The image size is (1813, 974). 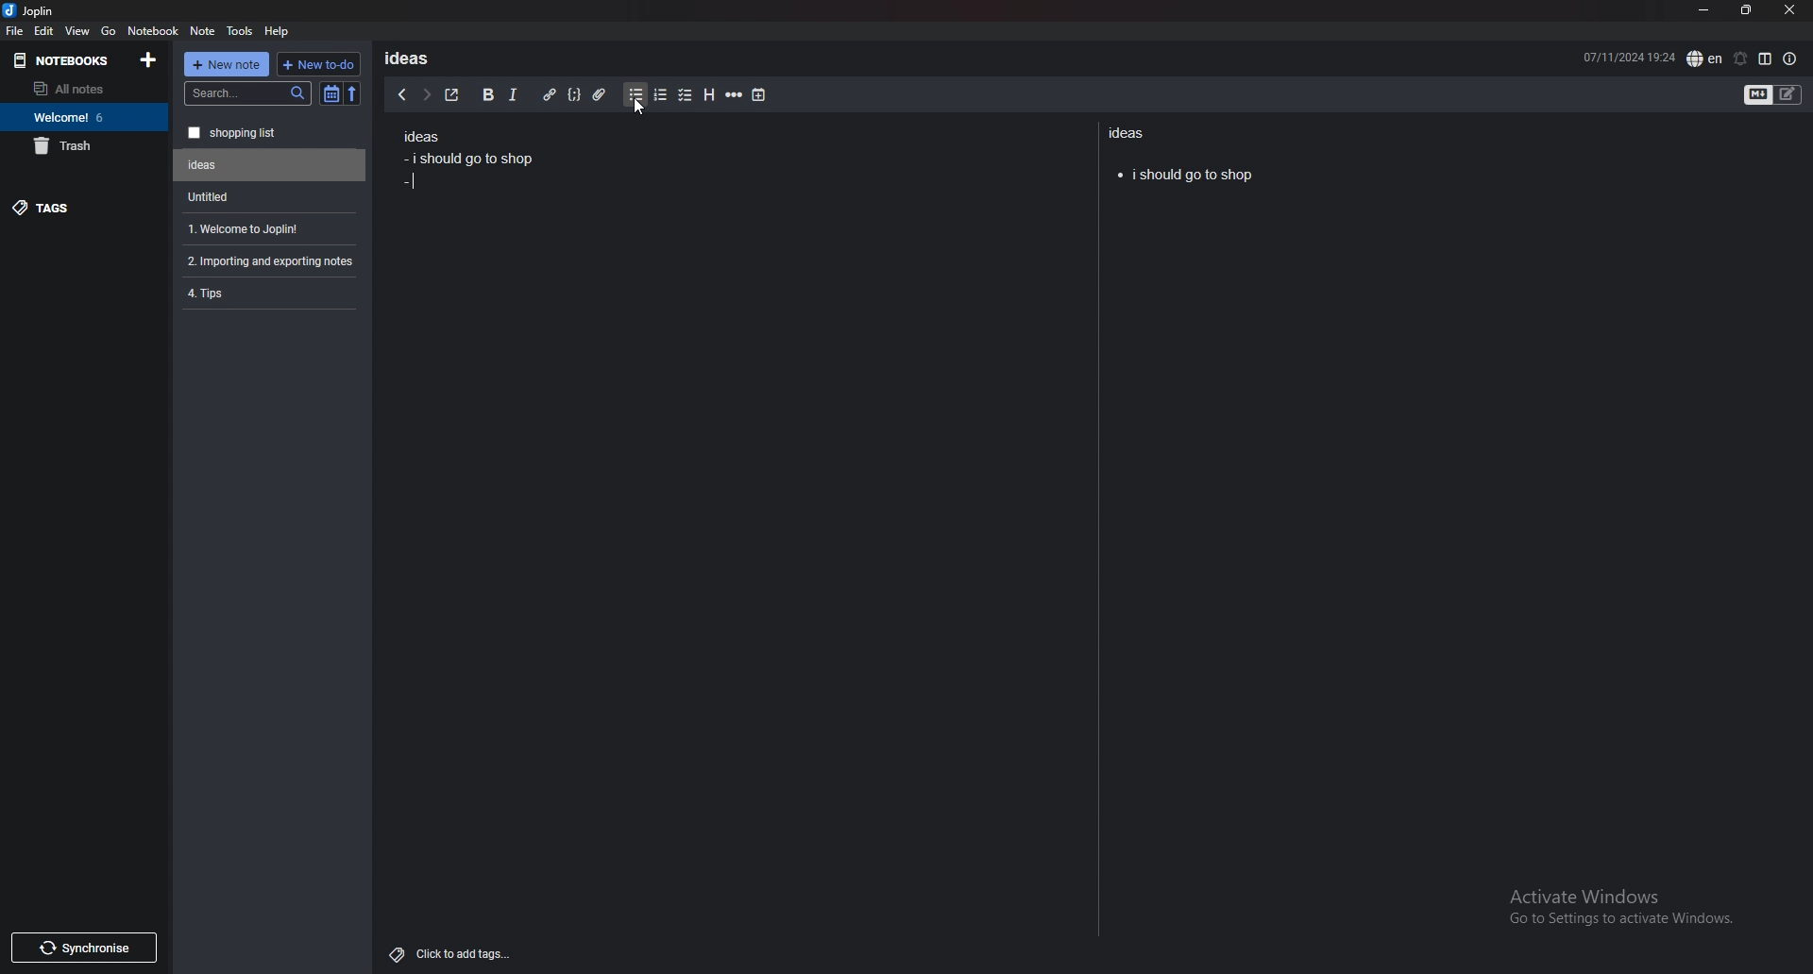 I want to click on close, so click(x=1788, y=10).